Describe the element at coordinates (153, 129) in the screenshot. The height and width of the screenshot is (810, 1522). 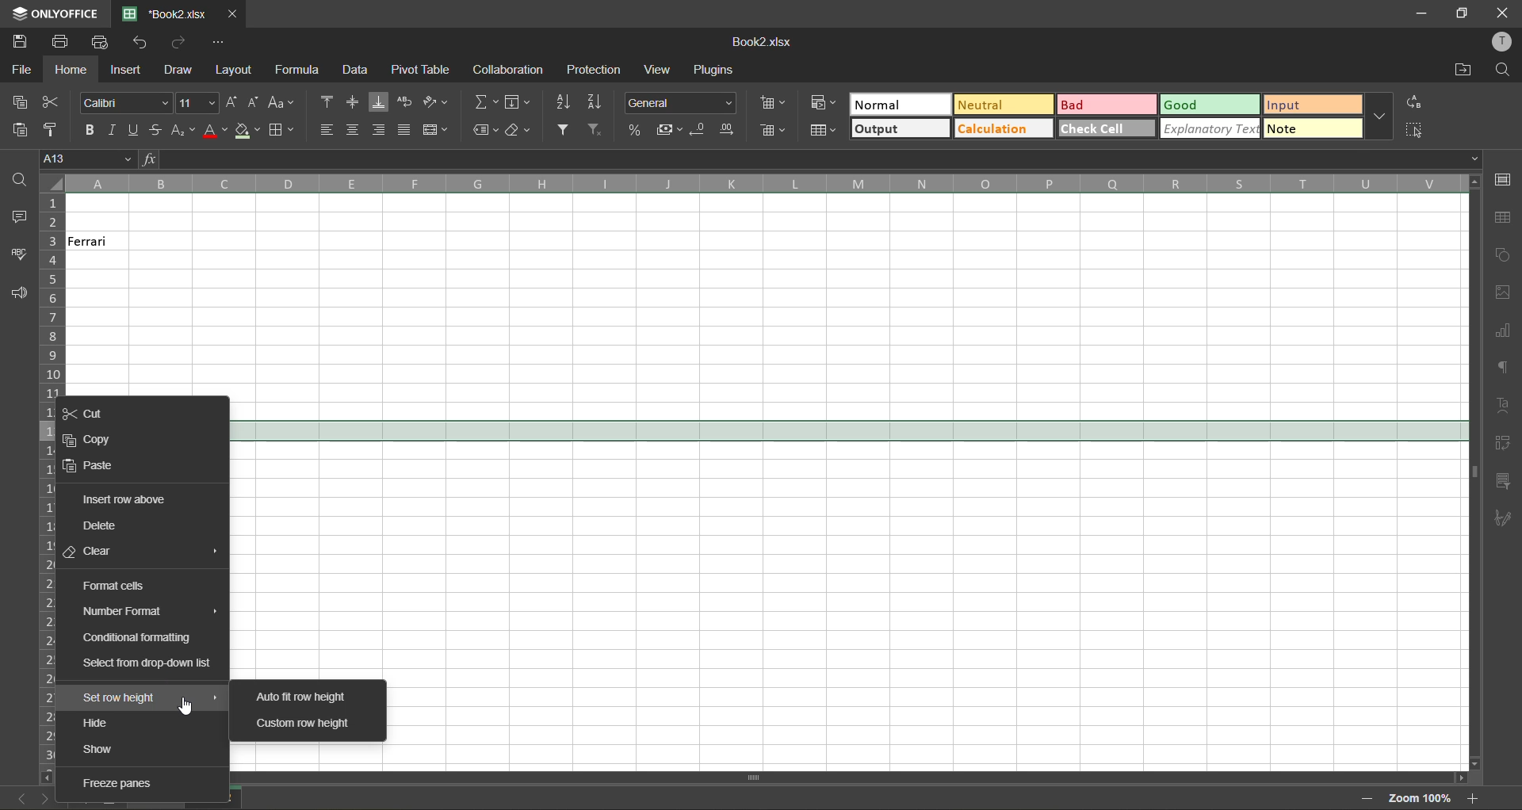
I see `strikethrough` at that location.